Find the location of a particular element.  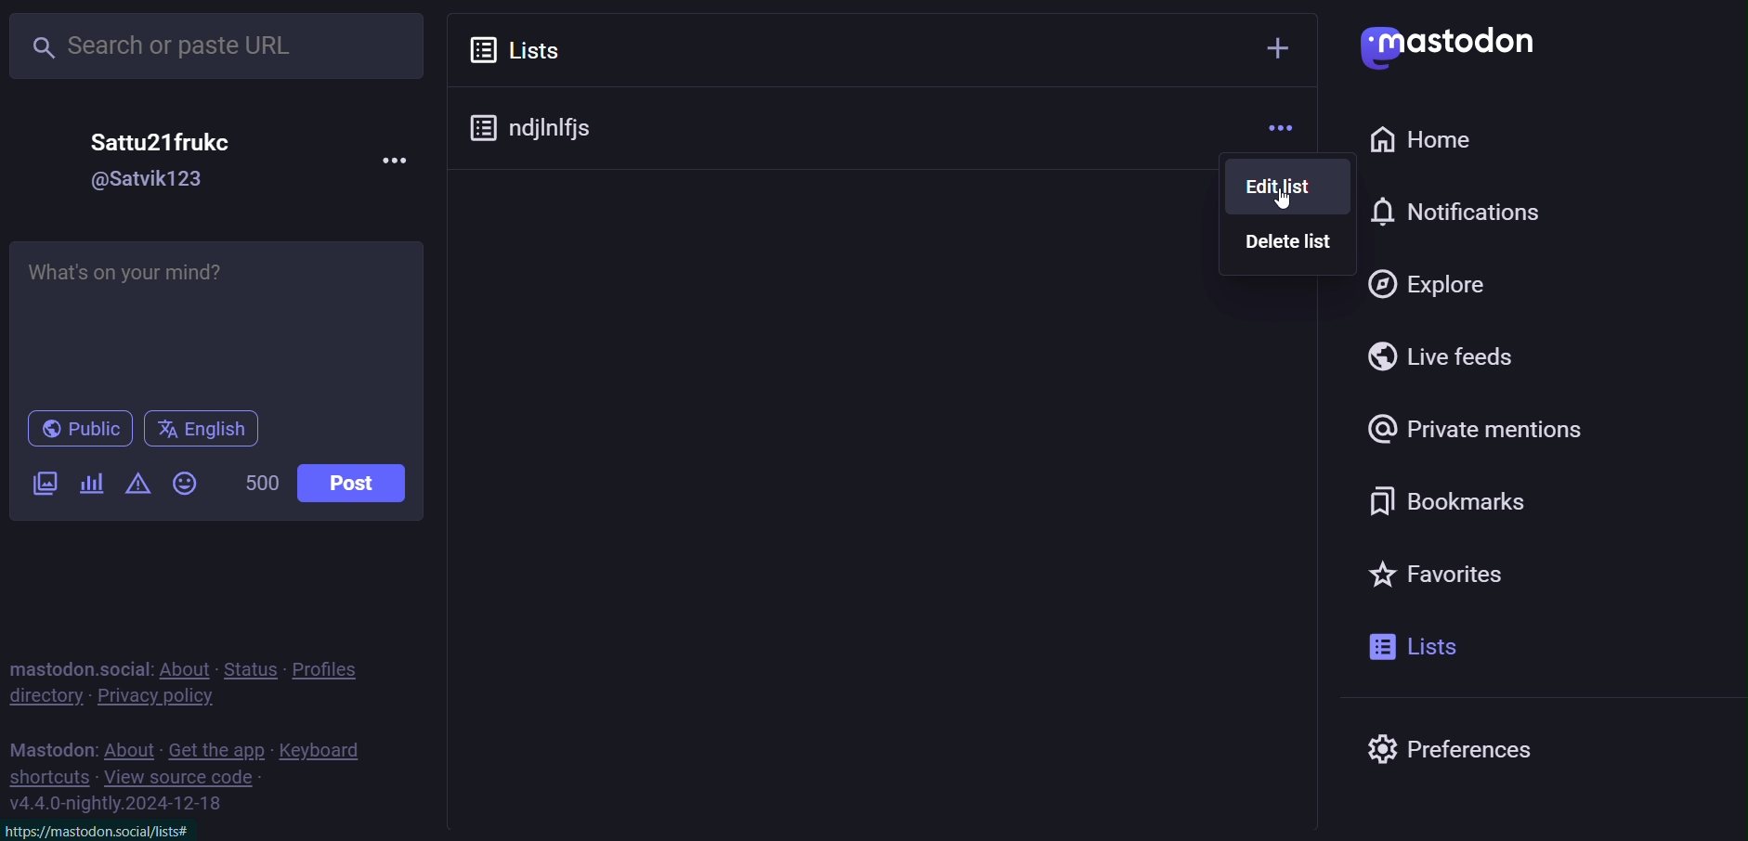

ndjInifjs is located at coordinates (545, 122).